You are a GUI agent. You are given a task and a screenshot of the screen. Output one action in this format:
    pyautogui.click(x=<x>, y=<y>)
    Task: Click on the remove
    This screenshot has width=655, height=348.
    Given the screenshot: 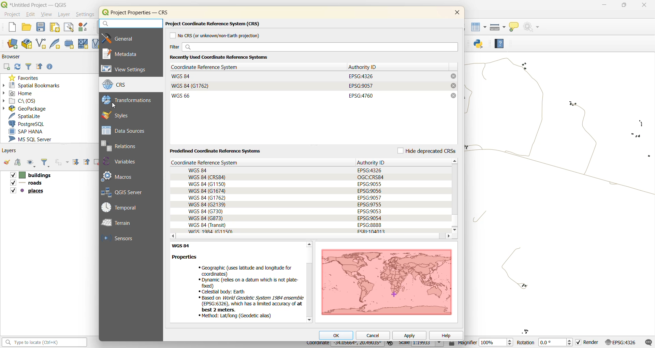 What is the action you would take?
    pyautogui.click(x=453, y=95)
    